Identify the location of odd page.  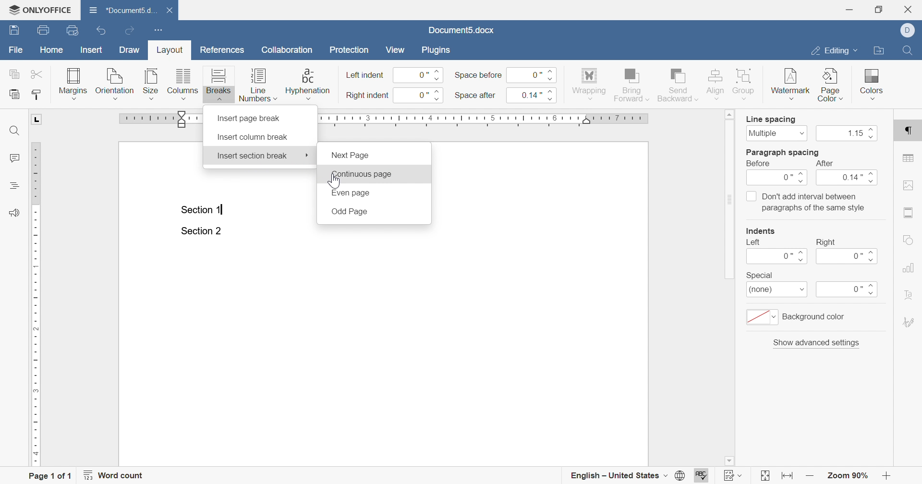
(349, 212).